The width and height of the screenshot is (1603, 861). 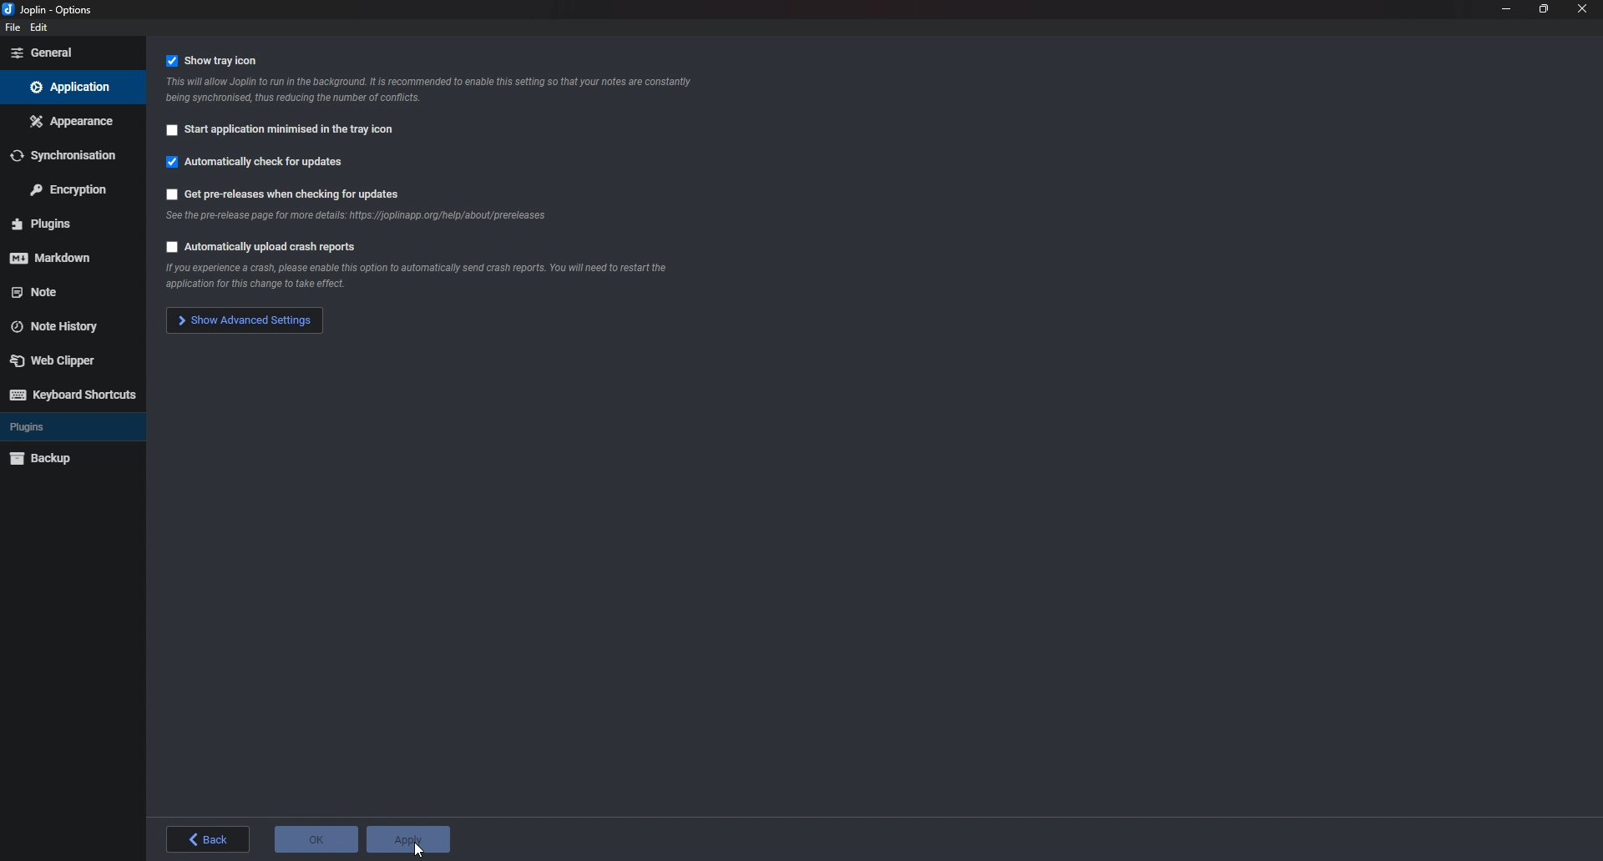 I want to click on Plugins, so click(x=55, y=428).